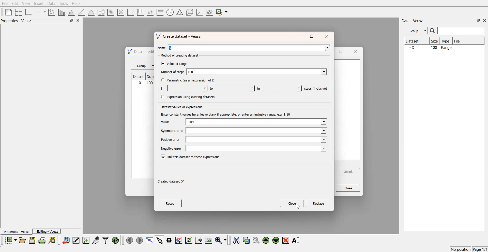 This screenshot has width=488, height=252. I want to click on image color bar, so click(160, 12).